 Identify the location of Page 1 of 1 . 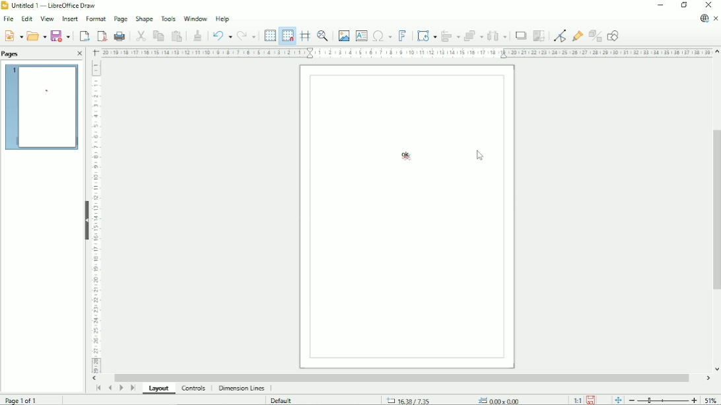
(22, 400).